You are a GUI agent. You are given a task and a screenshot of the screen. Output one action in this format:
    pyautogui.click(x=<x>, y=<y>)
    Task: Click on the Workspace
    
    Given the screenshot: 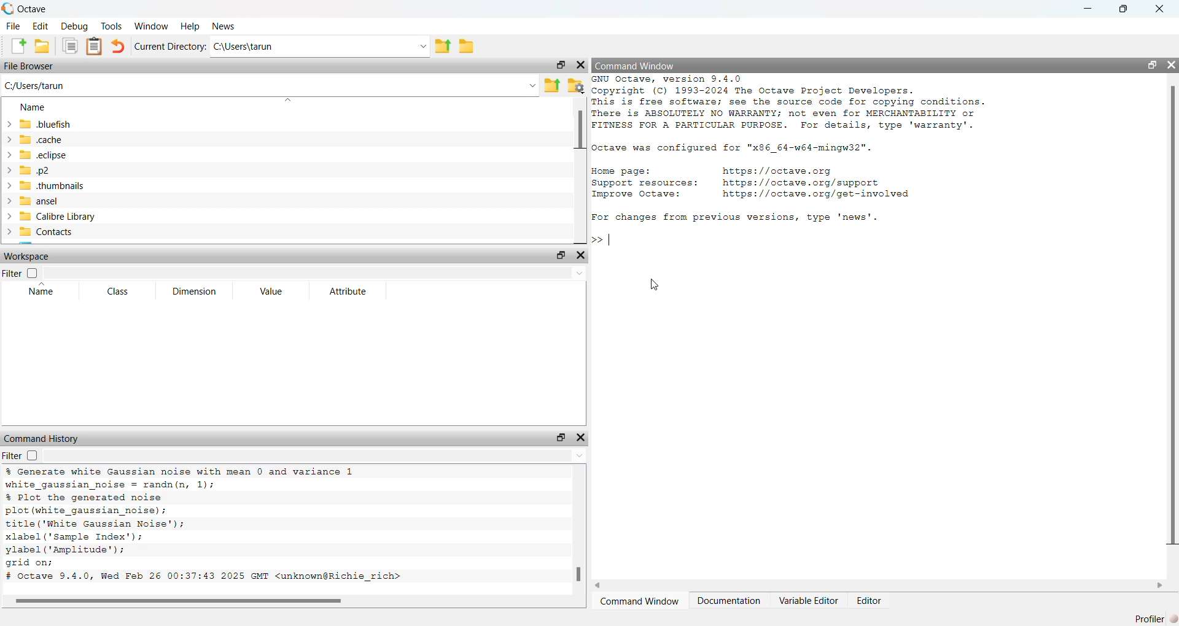 What is the action you would take?
    pyautogui.click(x=28, y=258)
    